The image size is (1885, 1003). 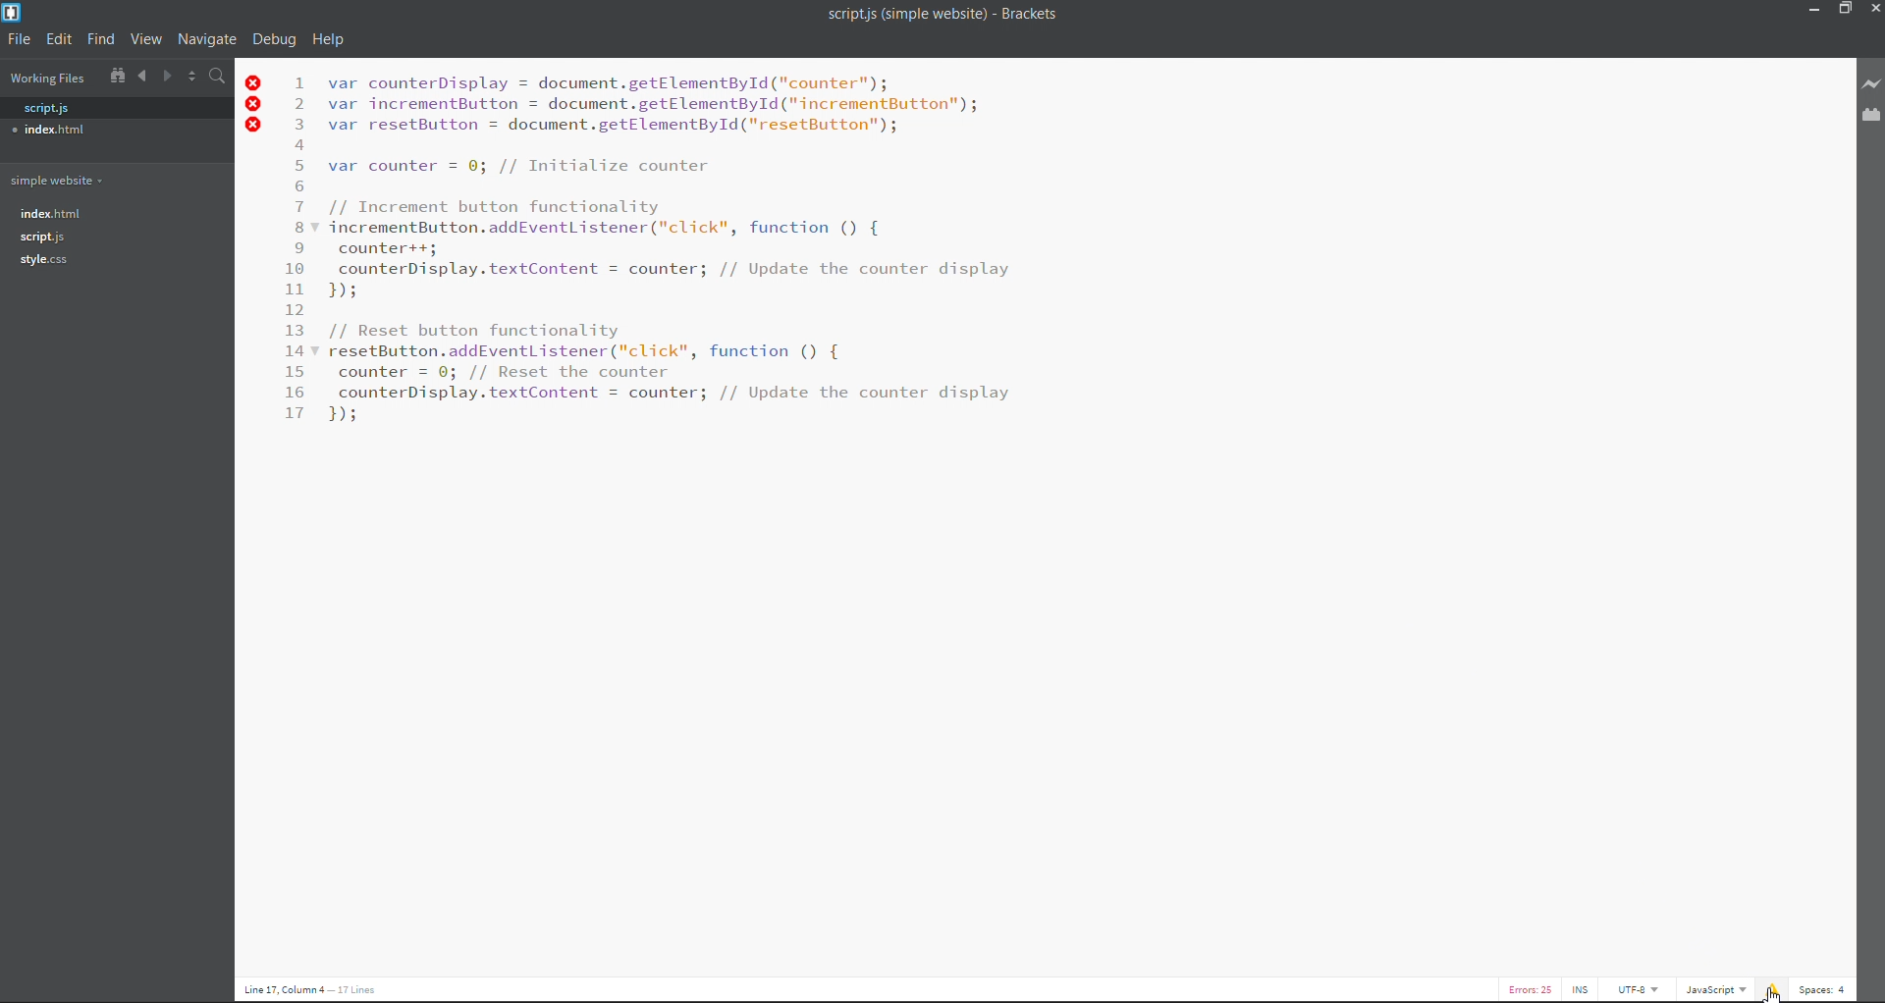 I want to click on extension manager, so click(x=1872, y=118).